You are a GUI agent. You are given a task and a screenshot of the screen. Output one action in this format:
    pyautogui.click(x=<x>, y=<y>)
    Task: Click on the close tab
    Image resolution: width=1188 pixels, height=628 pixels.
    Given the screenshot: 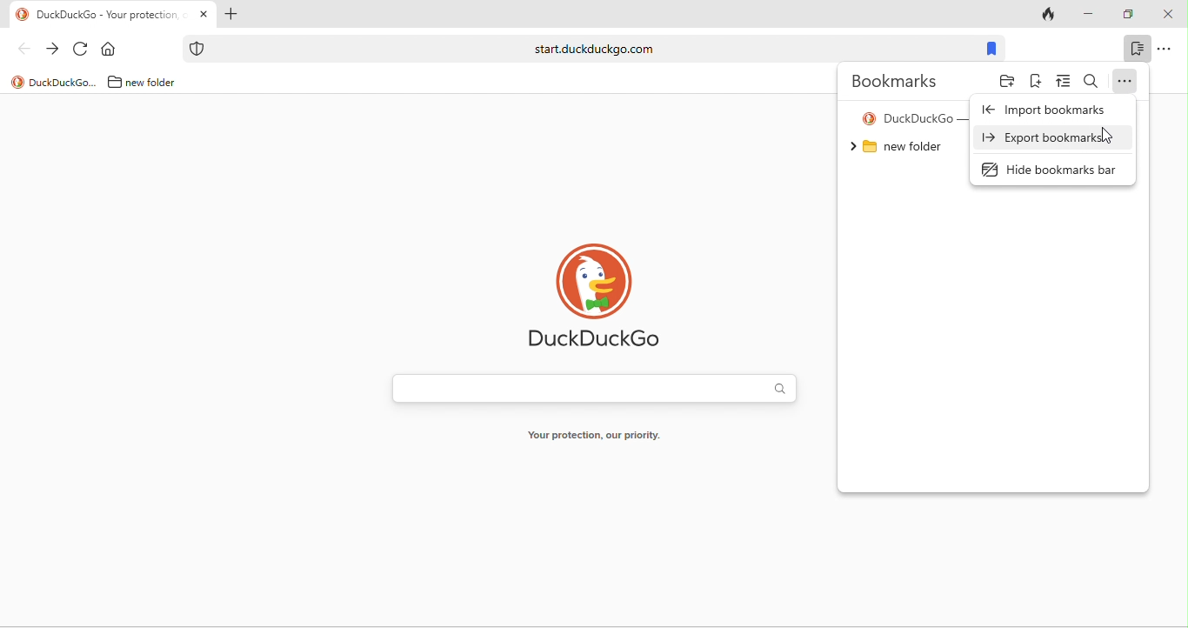 What is the action you would take?
    pyautogui.click(x=204, y=13)
    